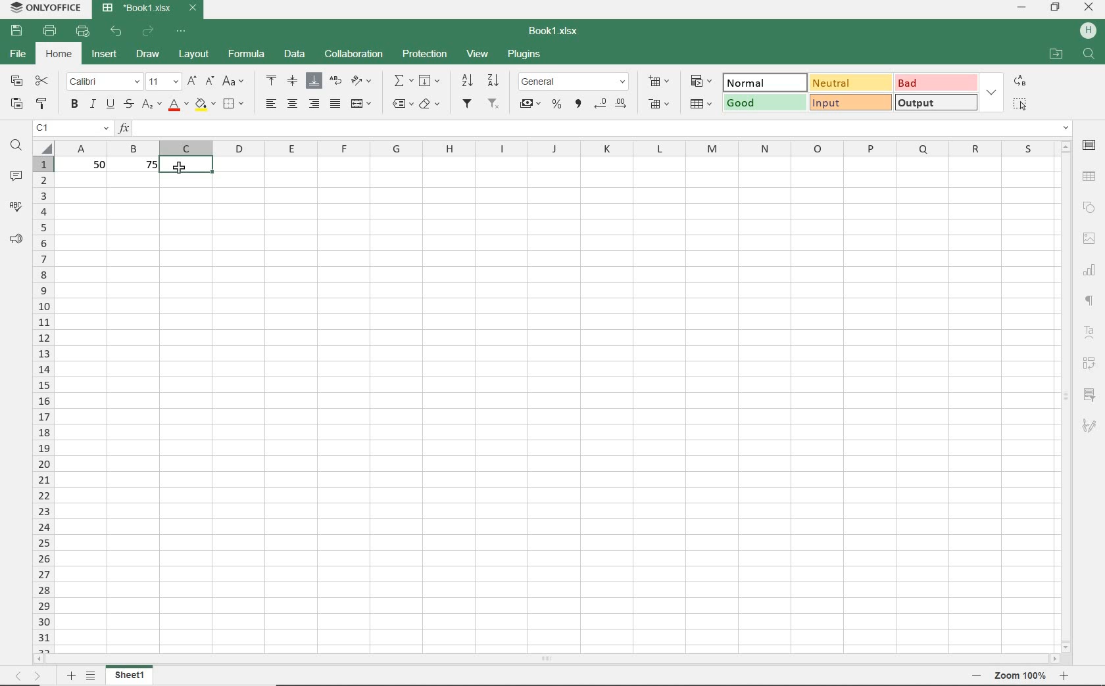 Image resolution: width=1105 pixels, height=686 pixels. I want to click on file name, so click(151, 9).